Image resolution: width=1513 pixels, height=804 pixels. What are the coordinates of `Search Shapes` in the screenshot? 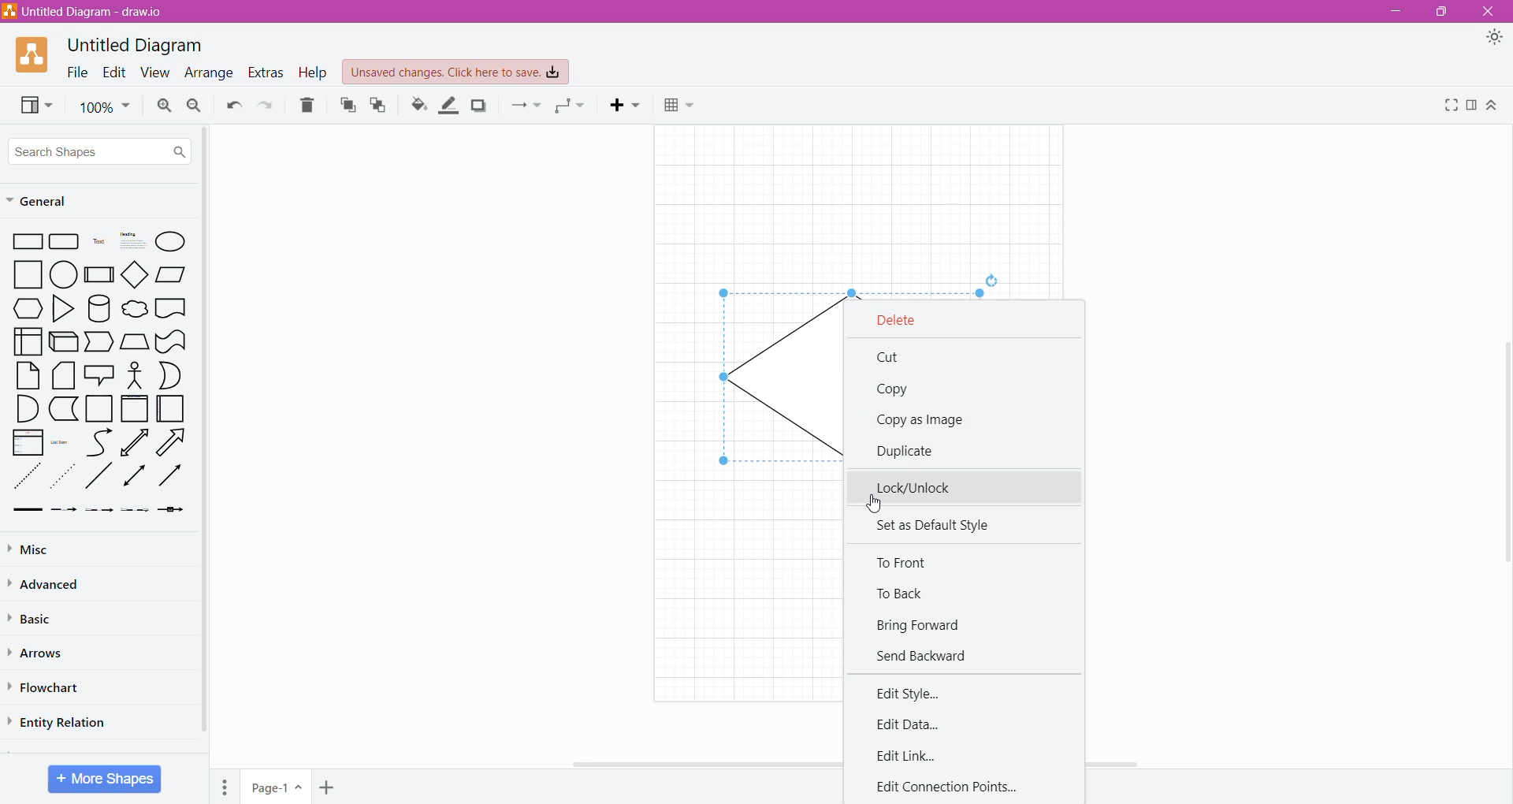 It's located at (101, 149).